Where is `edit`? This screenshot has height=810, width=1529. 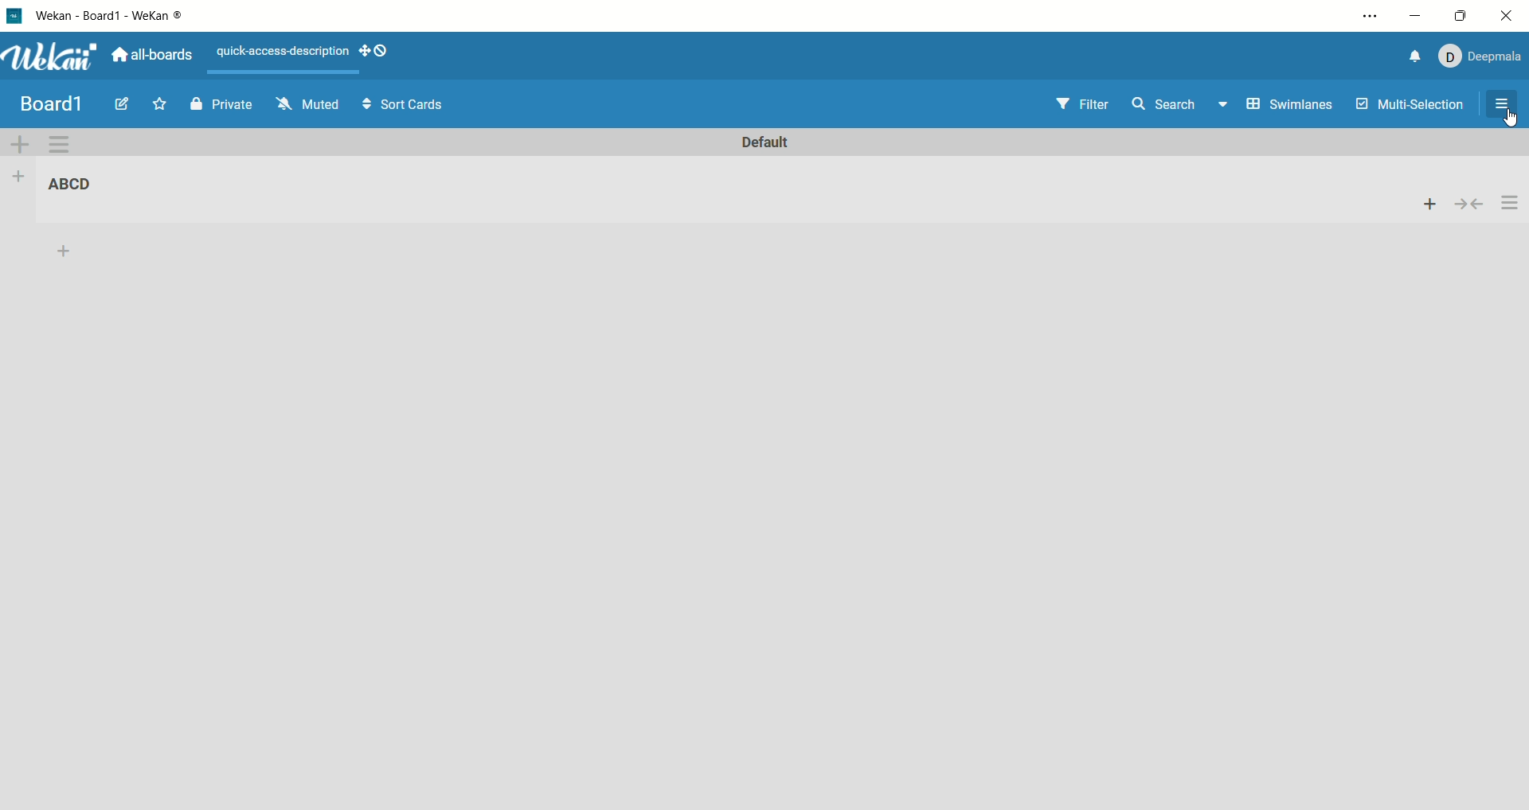
edit is located at coordinates (122, 103).